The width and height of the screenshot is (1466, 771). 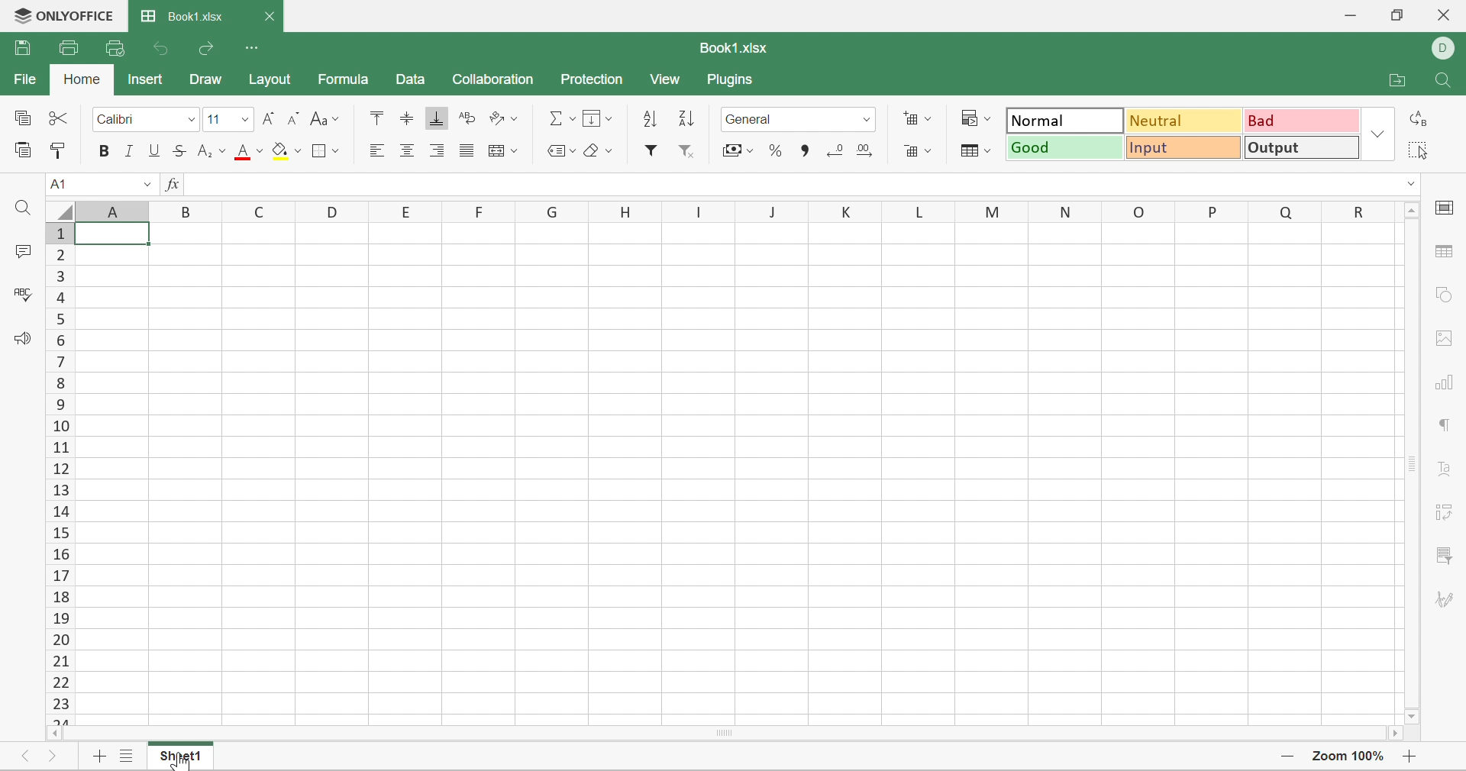 I want to click on Cell A1 highlighted, so click(x=116, y=234).